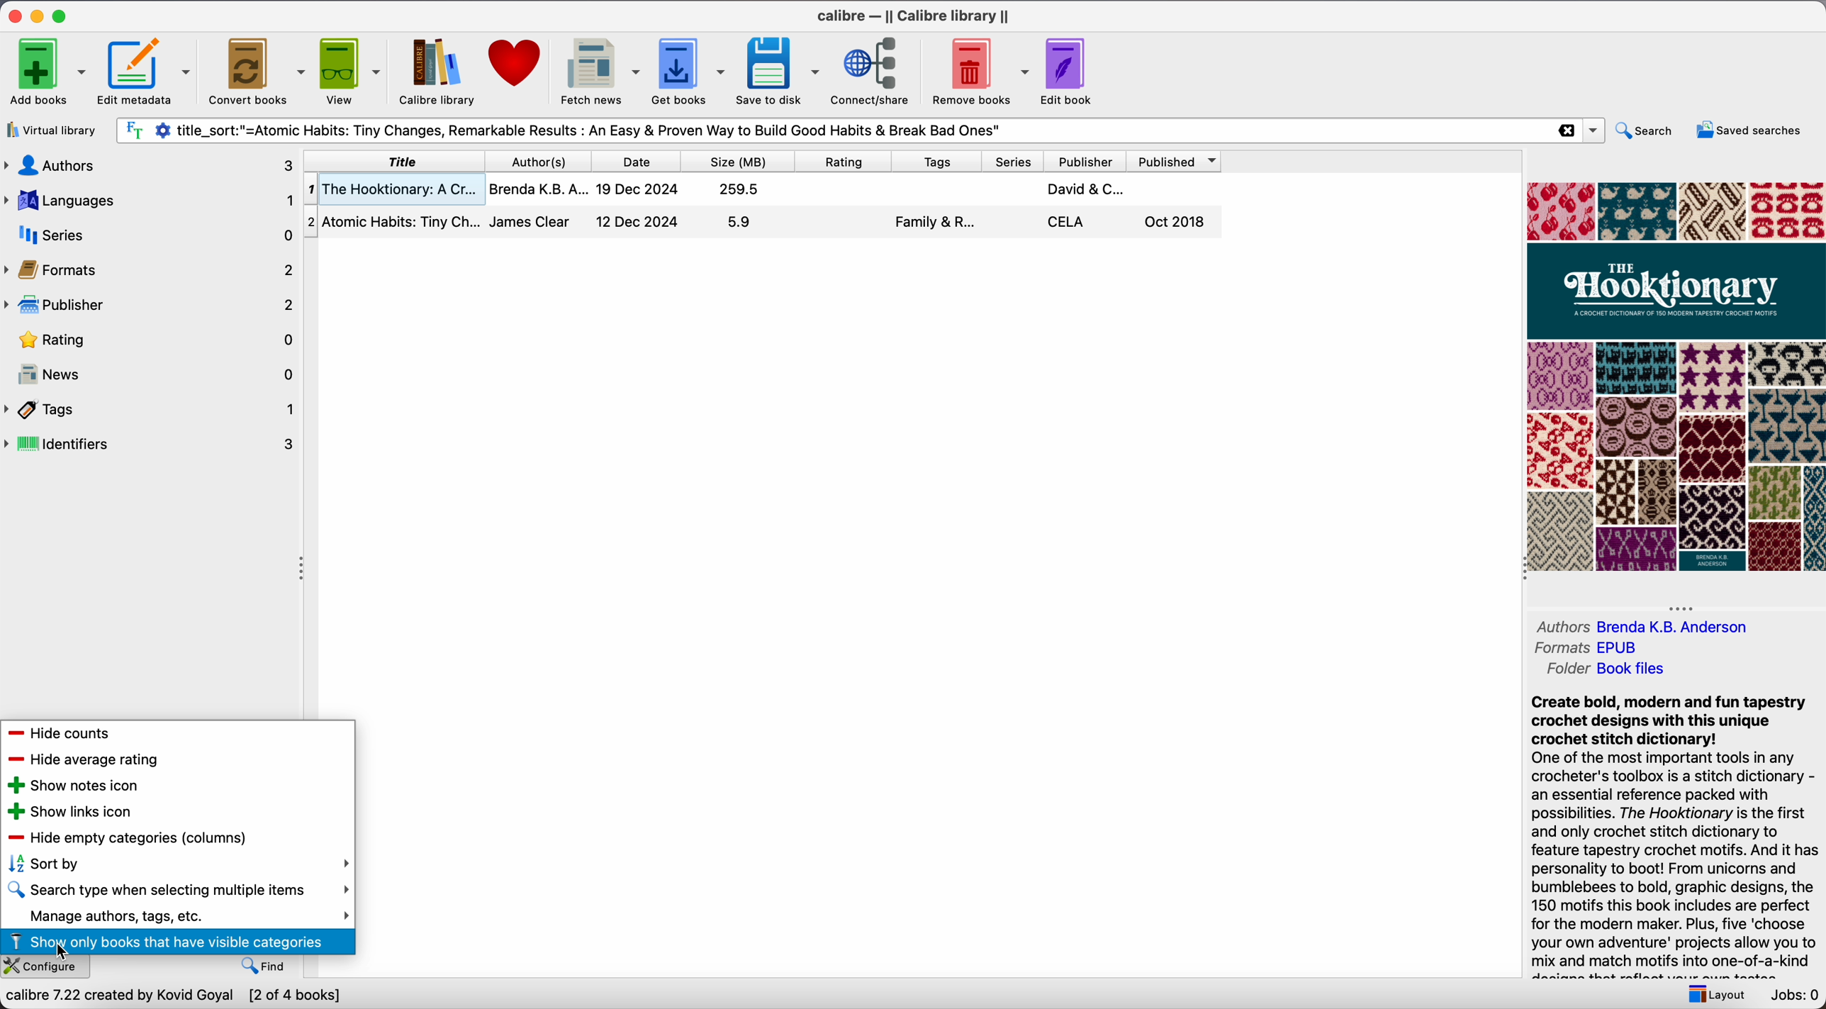 Image resolution: width=1826 pixels, height=1009 pixels. Describe the element at coordinates (151, 237) in the screenshot. I see `series` at that location.